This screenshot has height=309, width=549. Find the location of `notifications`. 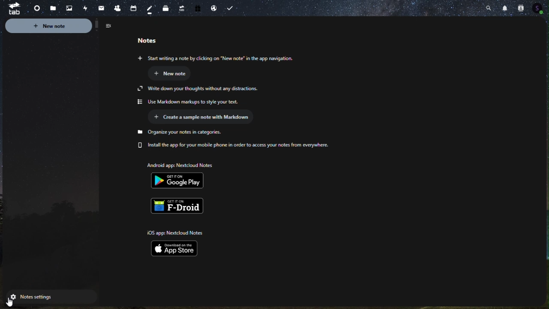

notifications is located at coordinates (504, 7).